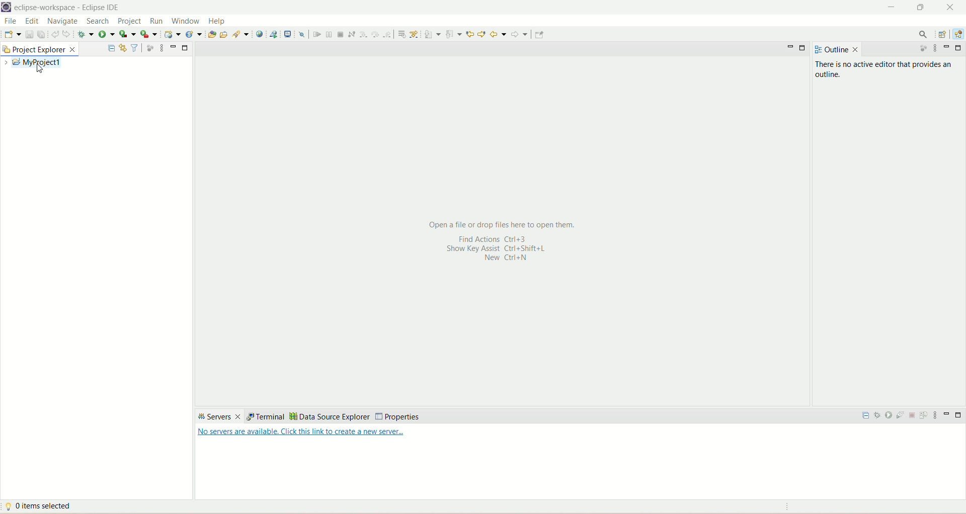 The height and width of the screenshot is (514, 966). What do you see at coordinates (31, 21) in the screenshot?
I see `edit` at bounding box center [31, 21].